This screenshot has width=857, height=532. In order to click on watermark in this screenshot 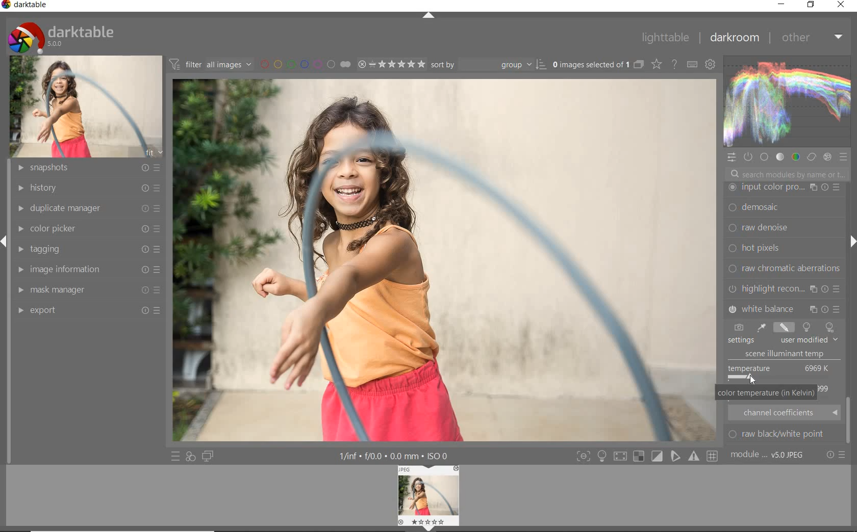, I will do `click(784, 188)`.